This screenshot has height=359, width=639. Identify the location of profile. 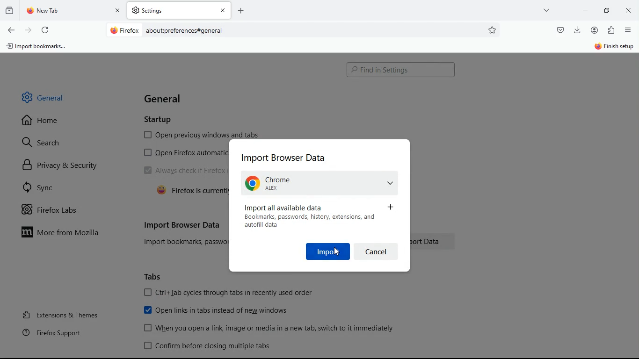
(594, 30).